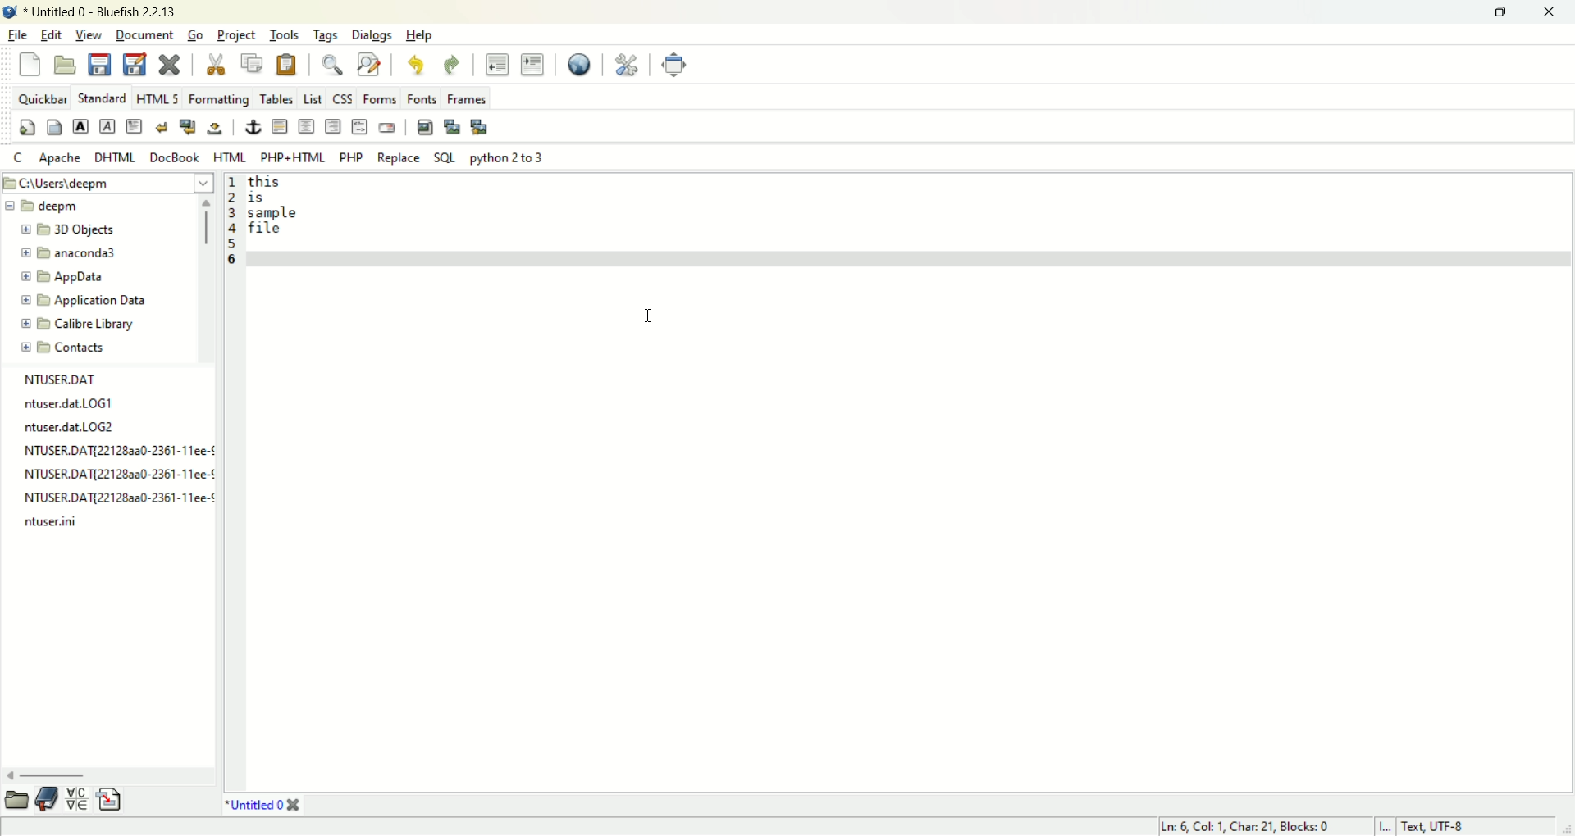  I want to click on break, so click(162, 127).